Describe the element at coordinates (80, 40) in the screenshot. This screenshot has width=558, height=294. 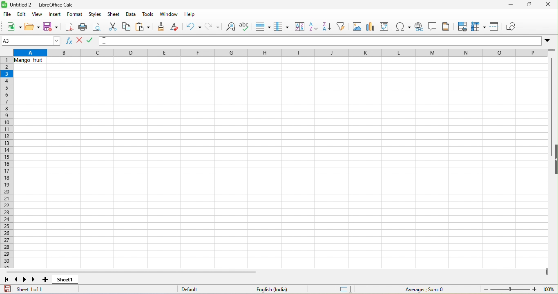
I see `cancel` at that location.